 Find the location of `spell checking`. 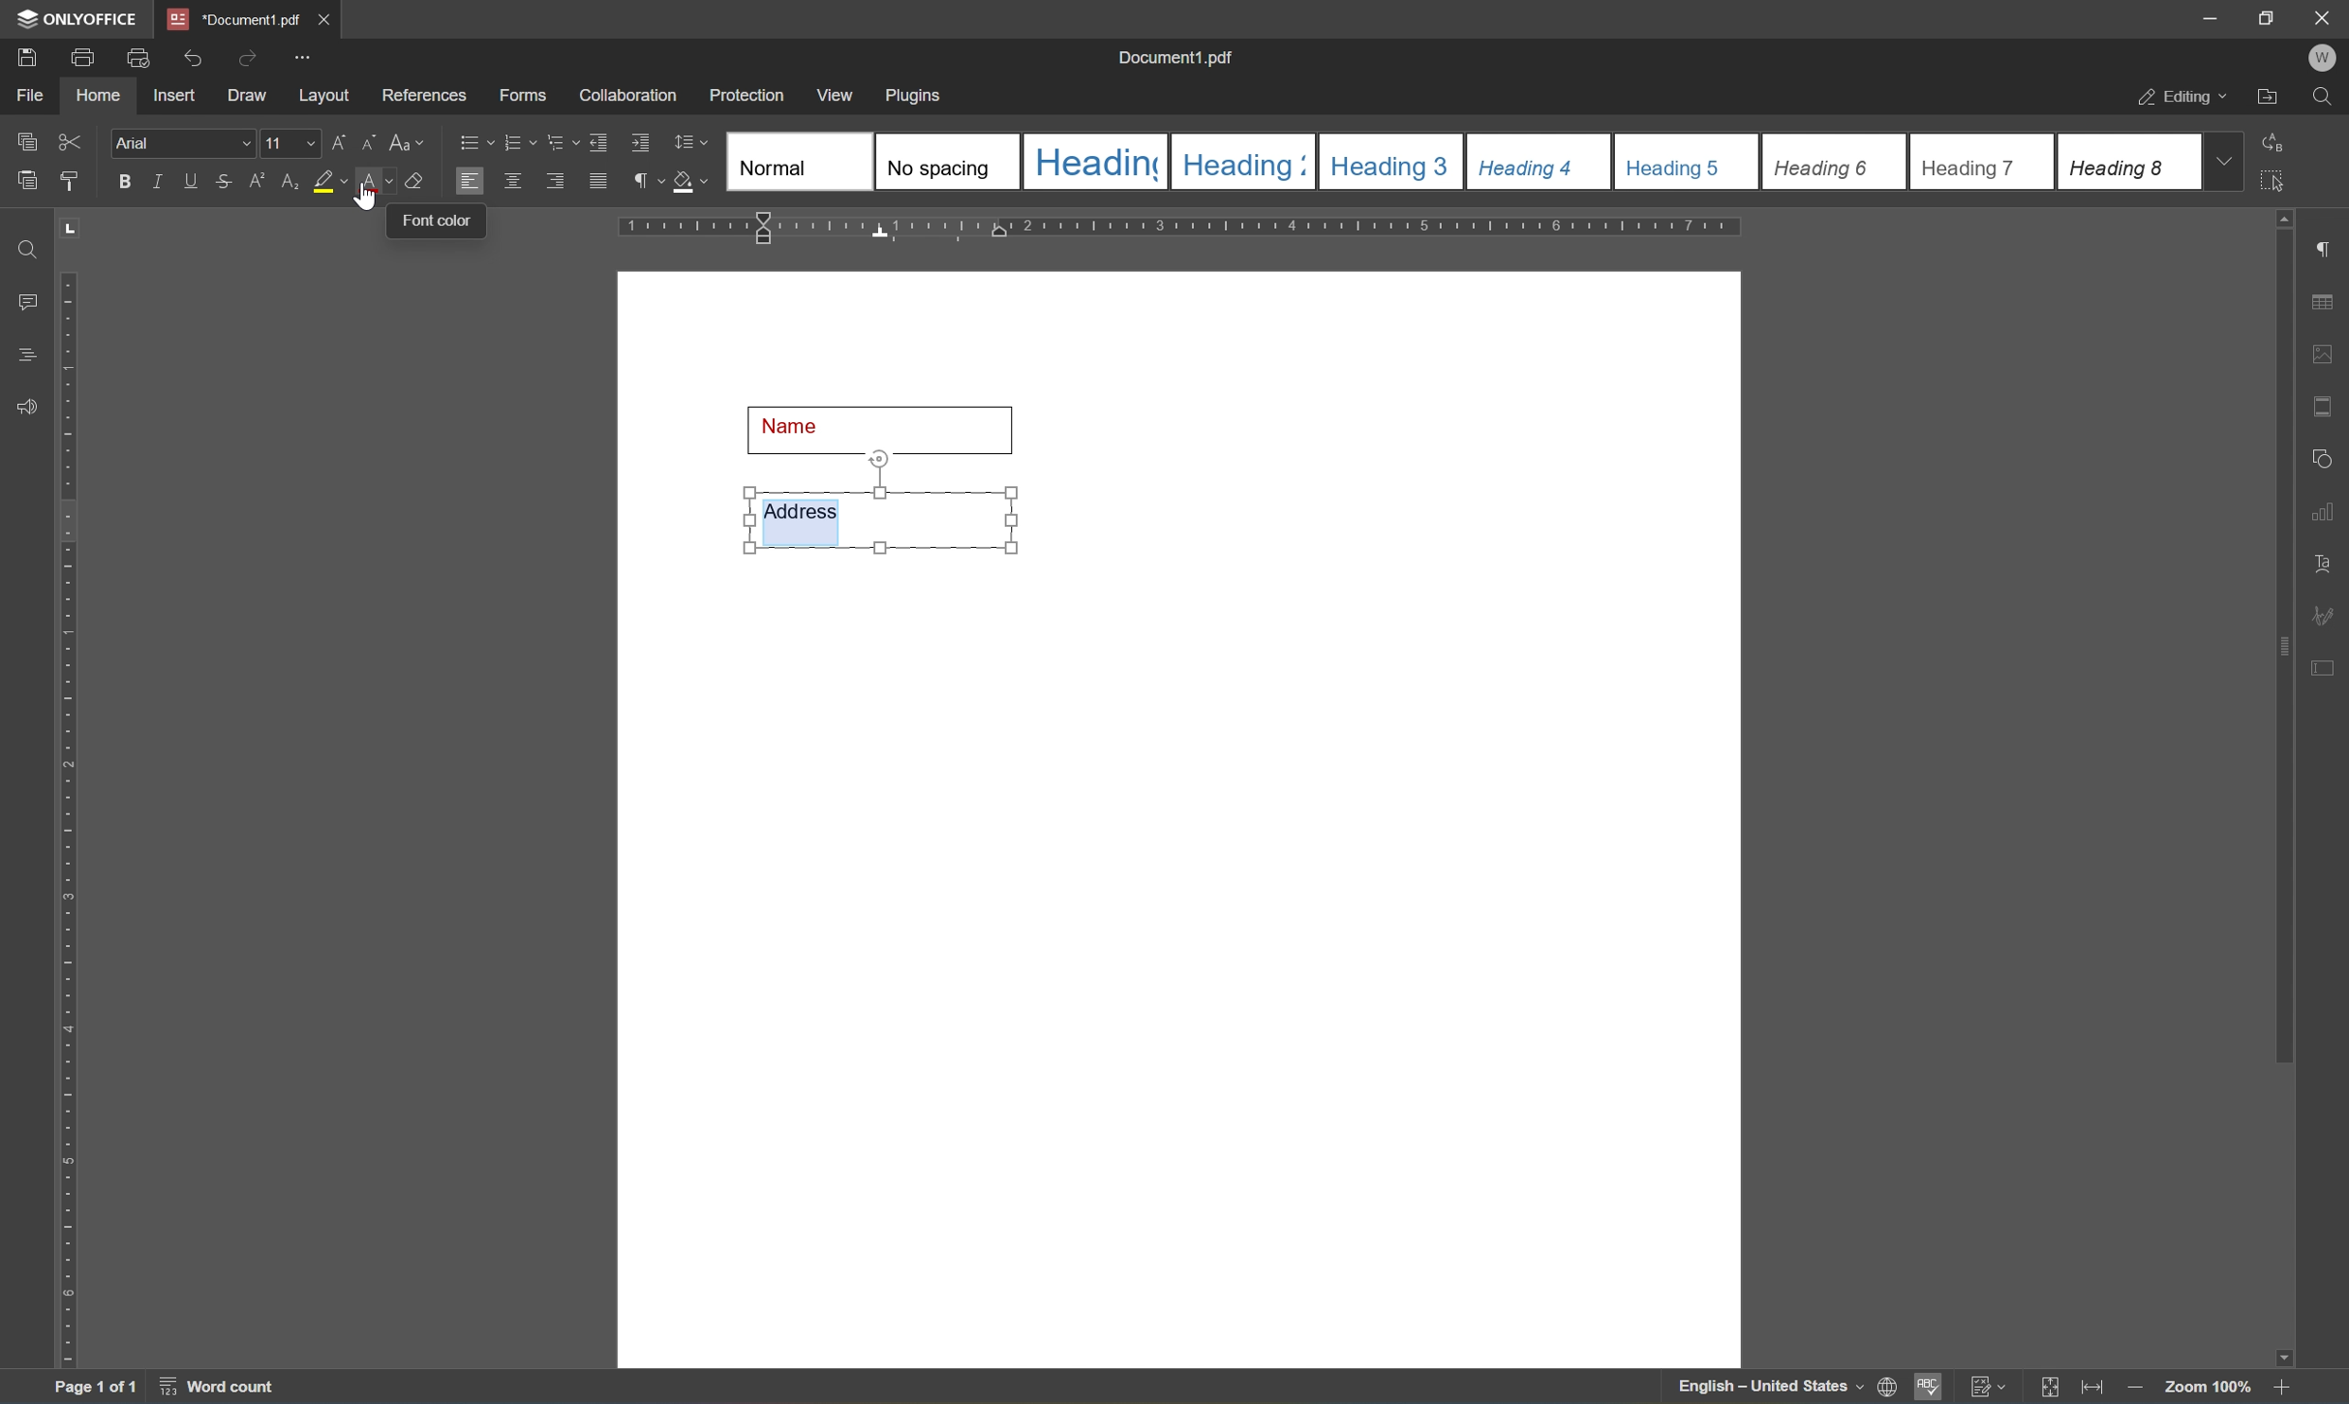

spell checking is located at coordinates (1929, 1390).